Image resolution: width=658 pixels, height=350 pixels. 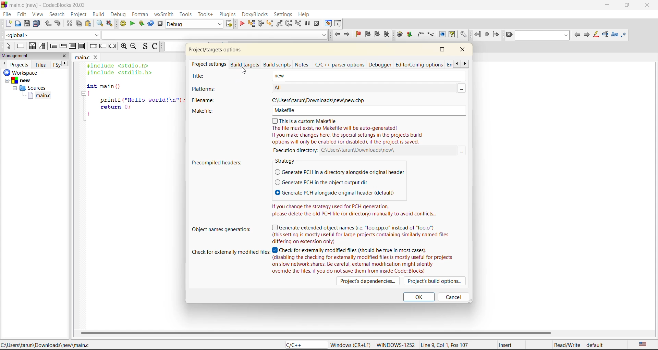 What do you see at coordinates (348, 35) in the screenshot?
I see `jump forward` at bounding box center [348, 35].